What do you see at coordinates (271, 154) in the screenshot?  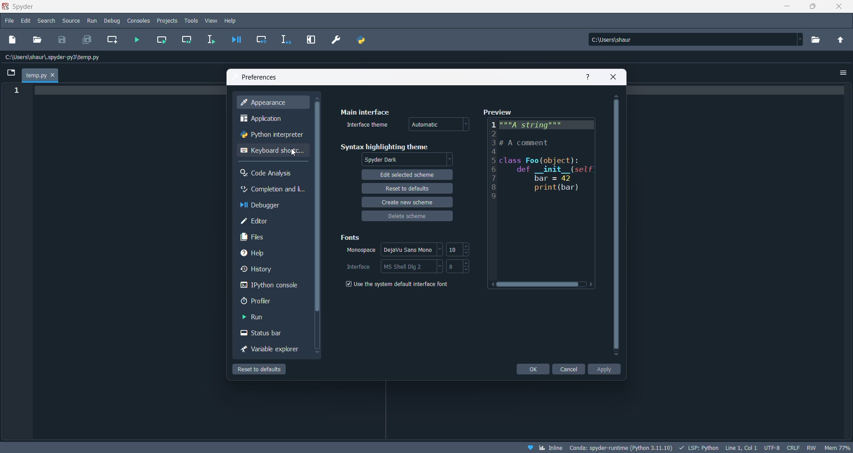 I see `keyboard shortcut` at bounding box center [271, 154].